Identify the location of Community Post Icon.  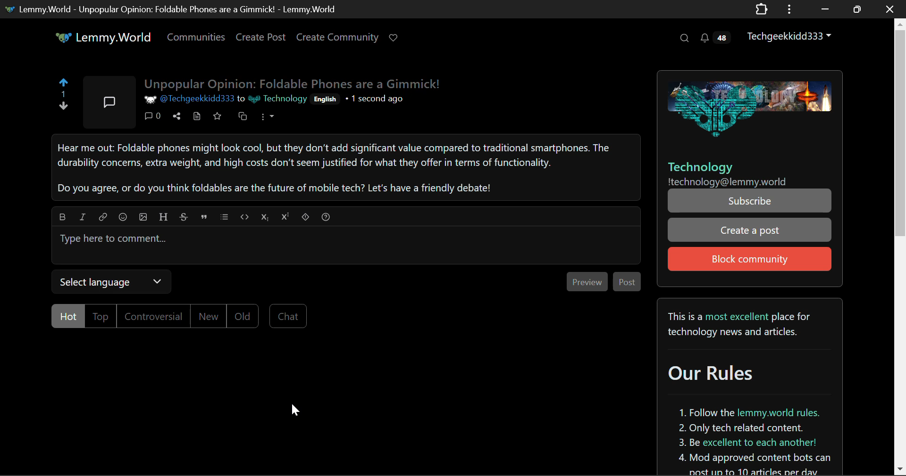
(108, 101).